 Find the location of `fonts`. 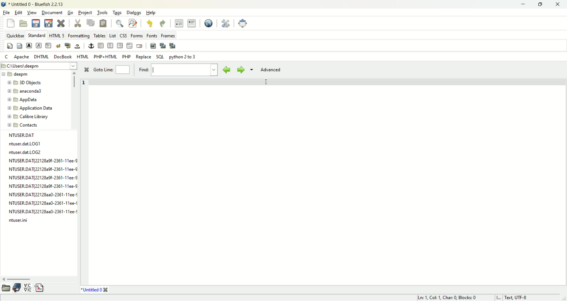

fonts is located at coordinates (152, 35).